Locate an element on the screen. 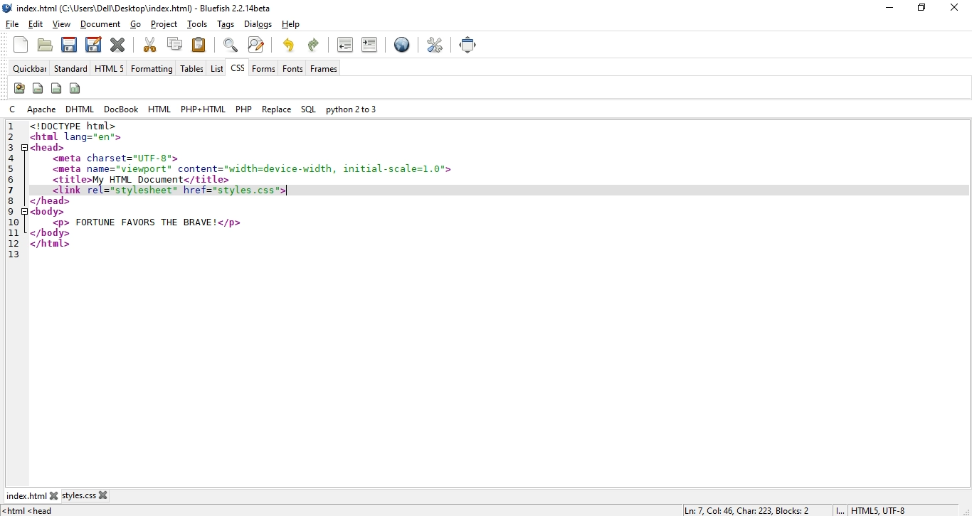 The height and width of the screenshot is (516, 972). pache is located at coordinates (42, 109).